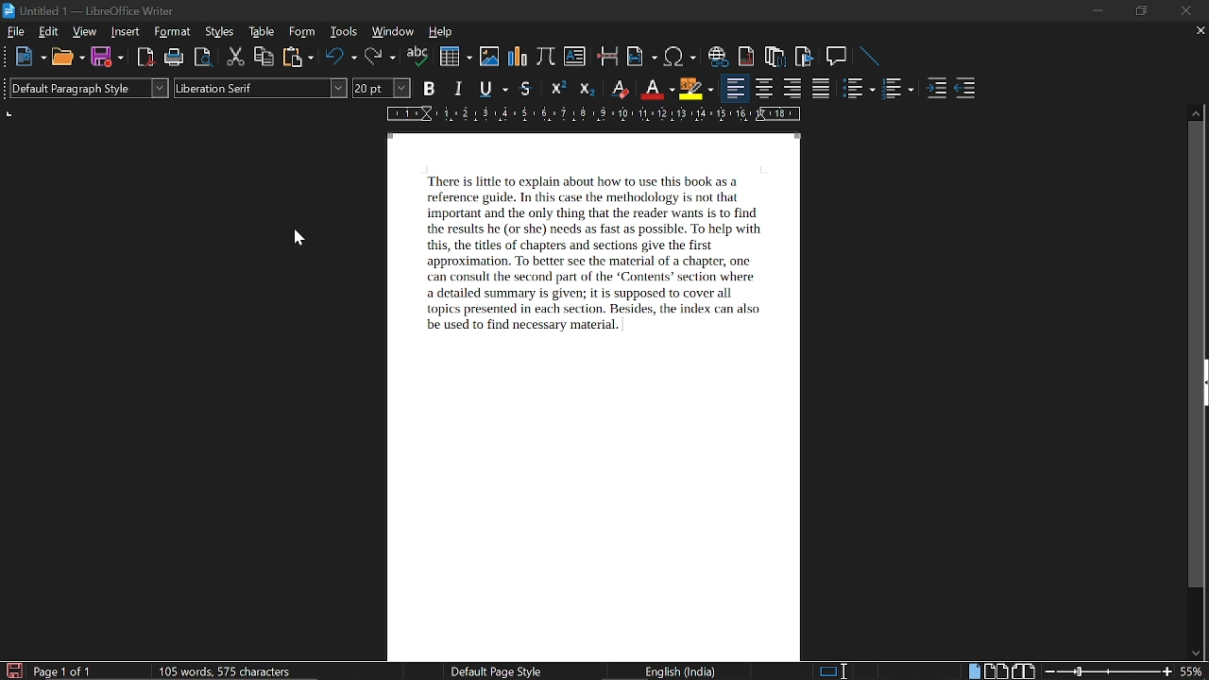 This screenshot has width=1209, height=680. I want to click on current page, so click(62, 671).